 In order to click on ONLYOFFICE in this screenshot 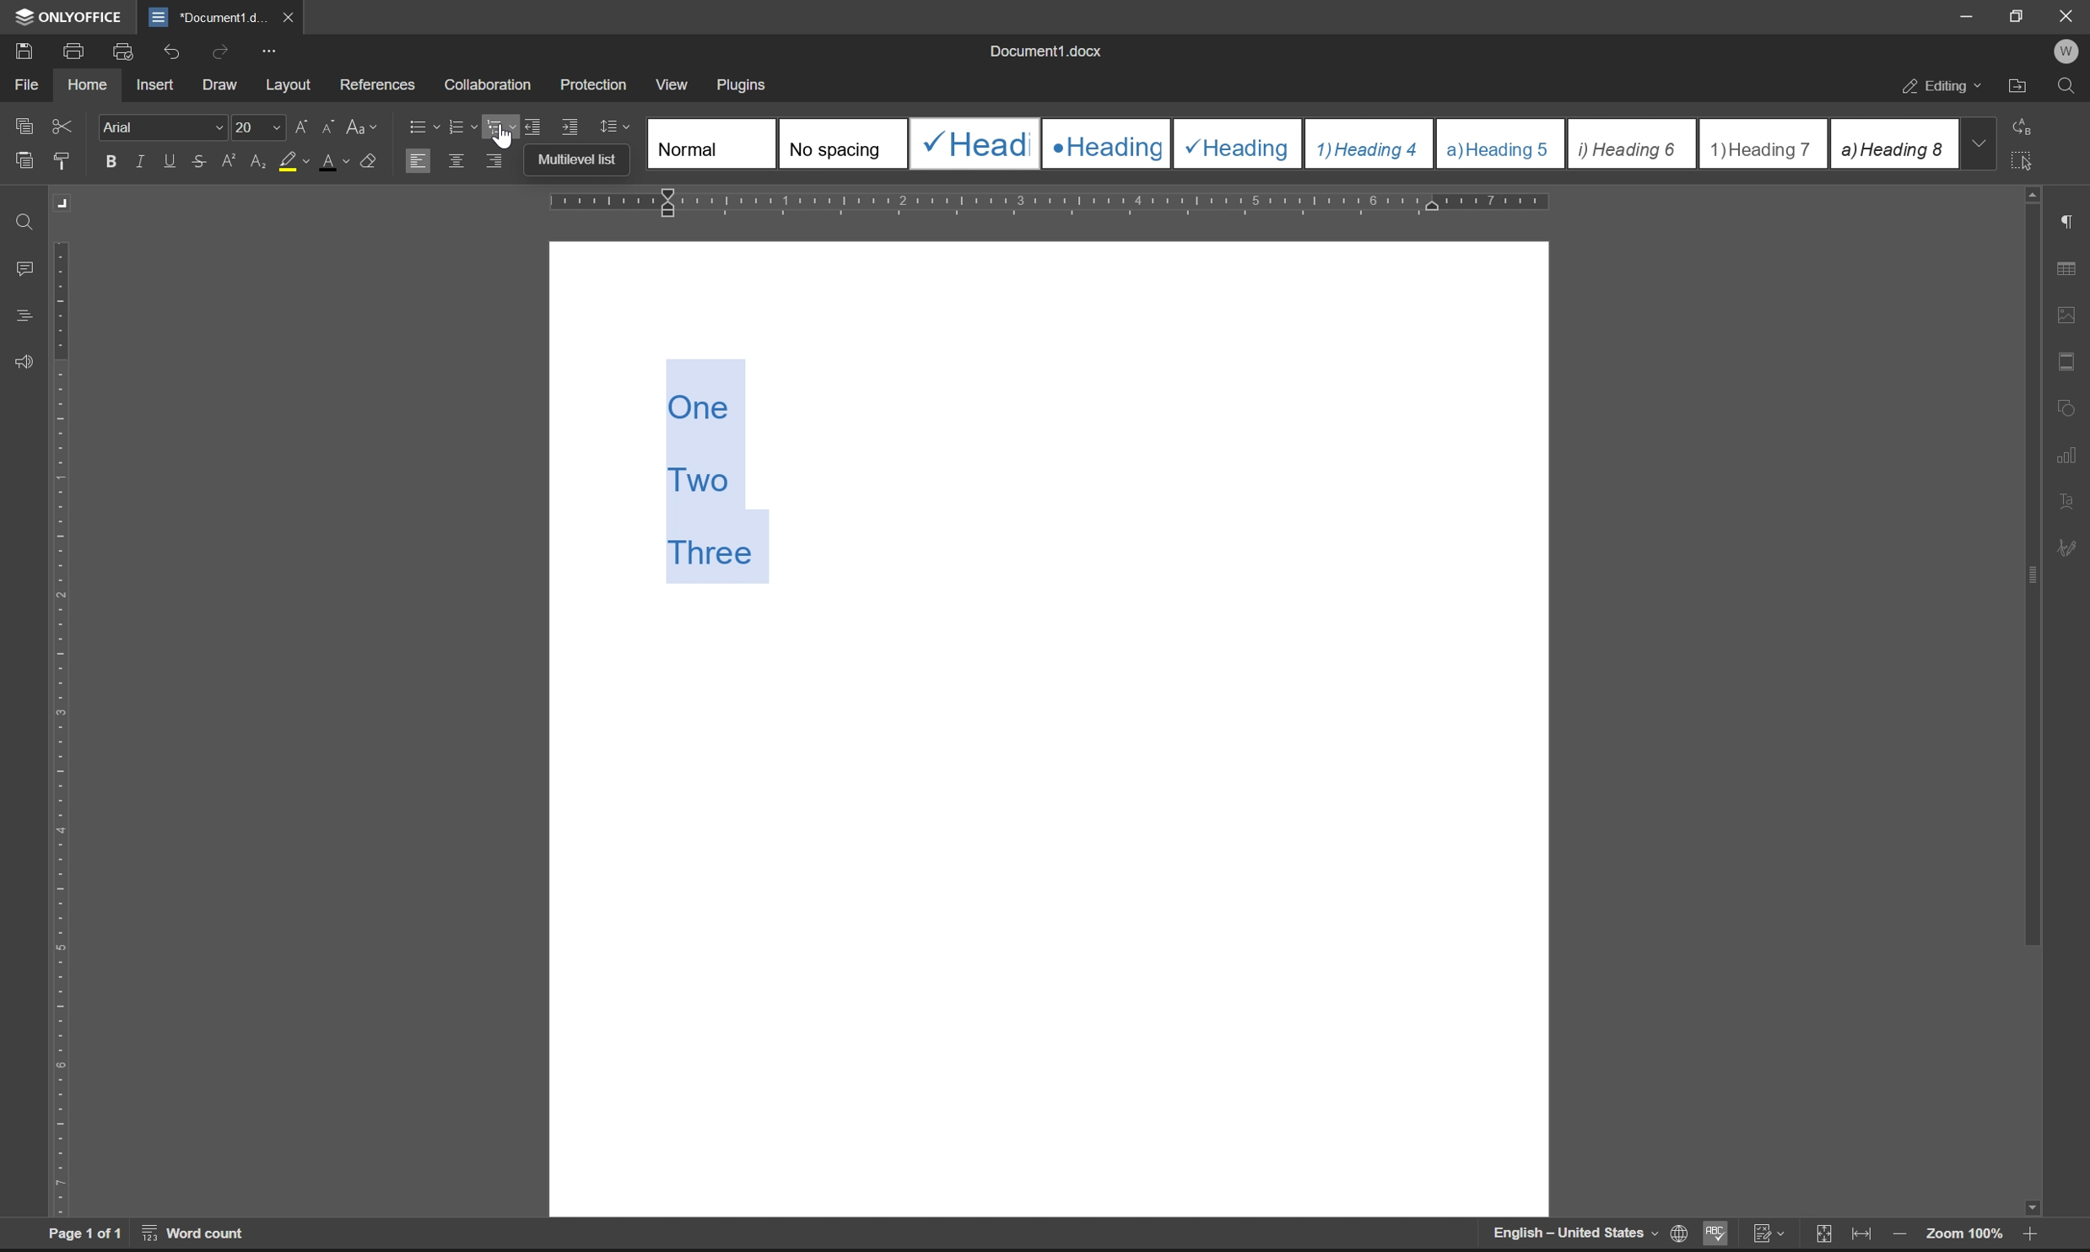, I will do `click(71, 17)`.